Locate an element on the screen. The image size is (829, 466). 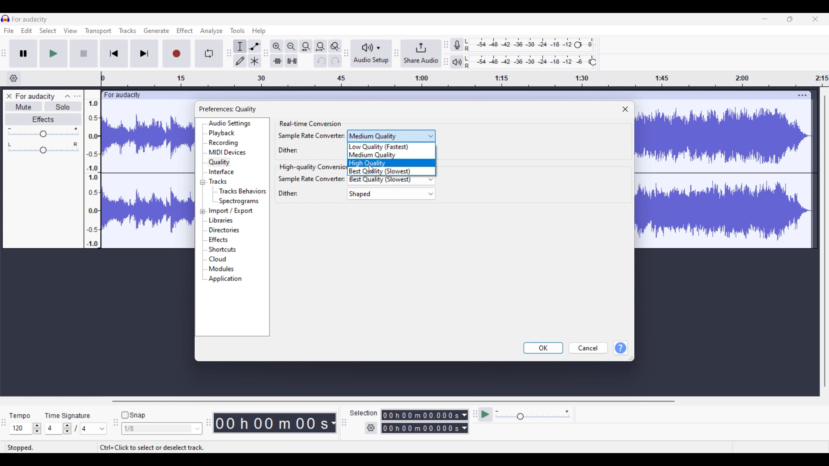
Current timestamp of track is located at coordinates (275, 423).